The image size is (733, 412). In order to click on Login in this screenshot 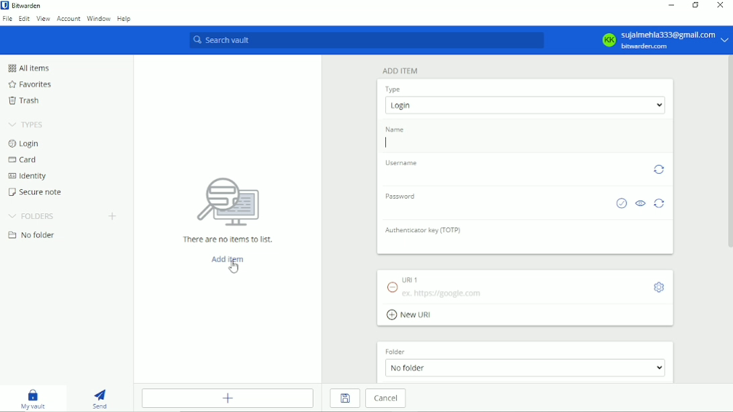, I will do `click(23, 144)`.